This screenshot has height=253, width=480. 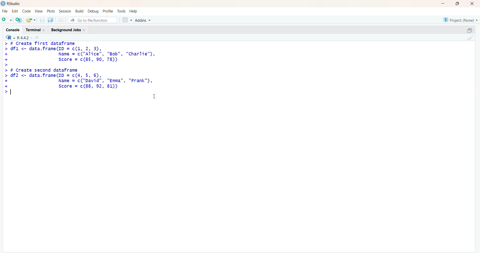 What do you see at coordinates (36, 37) in the screenshot?
I see `view current directory` at bounding box center [36, 37].